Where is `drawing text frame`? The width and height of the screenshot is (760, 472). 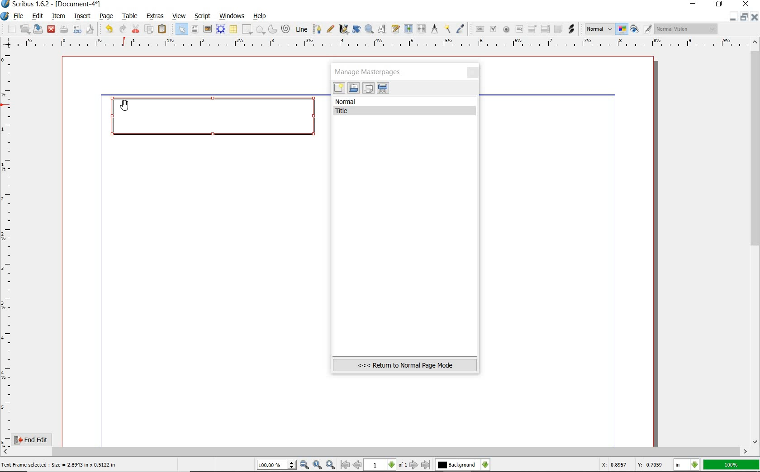 drawing text frame is located at coordinates (217, 118).